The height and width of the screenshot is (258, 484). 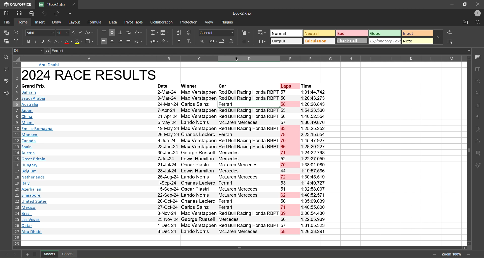 I want to click on redo, so click(x=58, y=13).